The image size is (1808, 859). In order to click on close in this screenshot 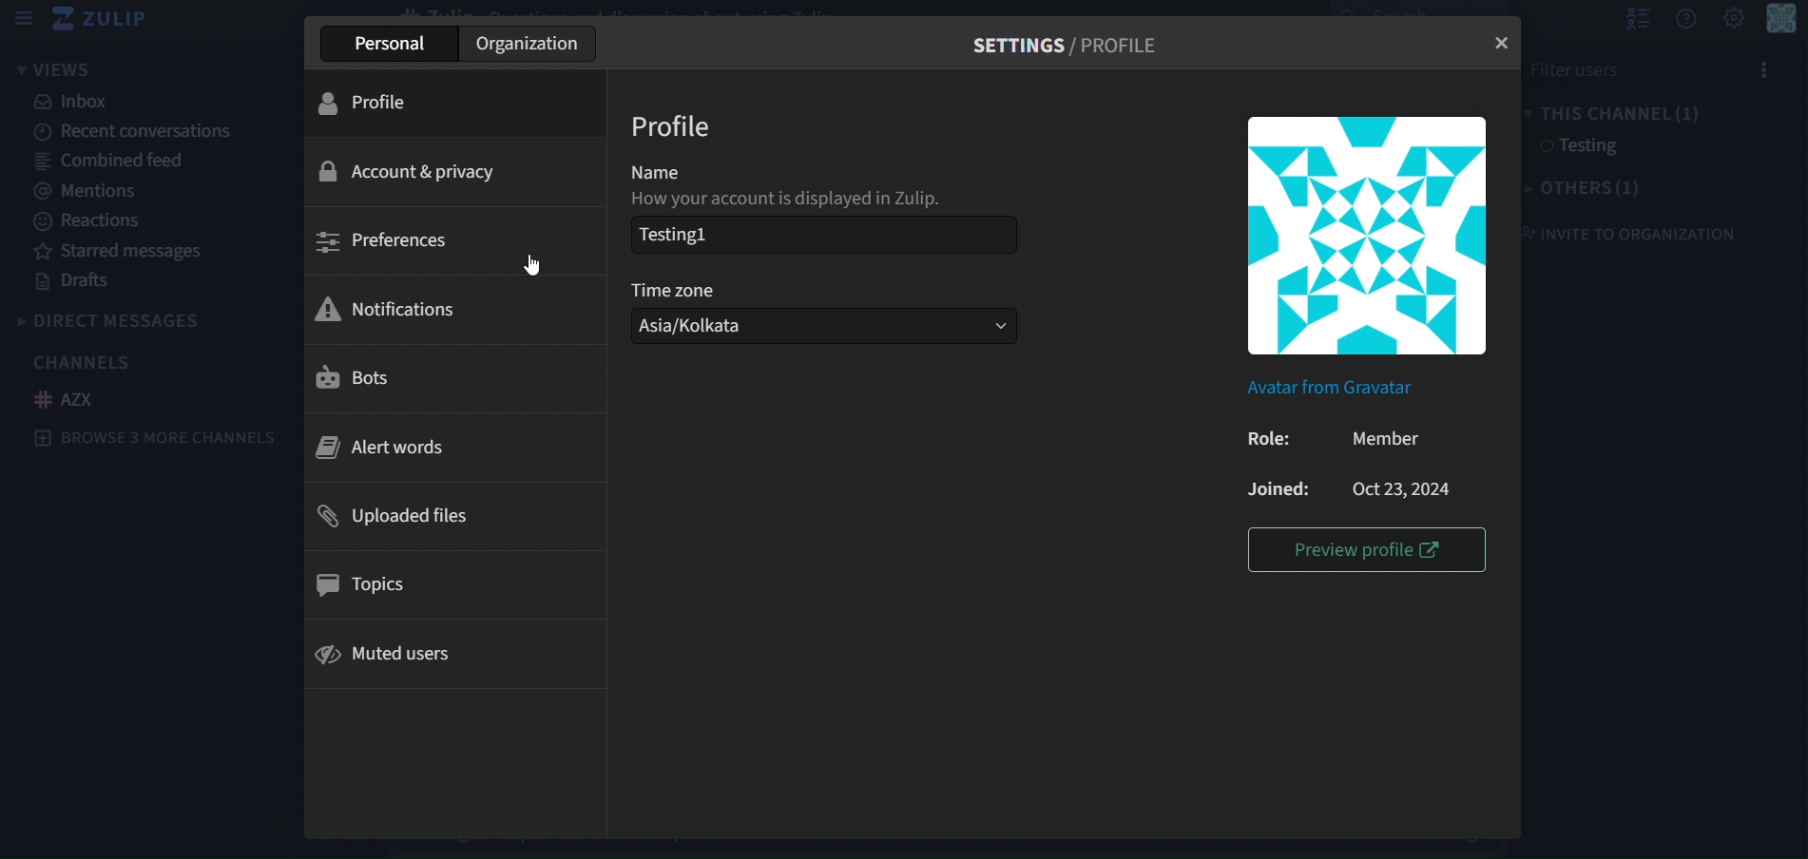, I will do `click(1505, 40)`.